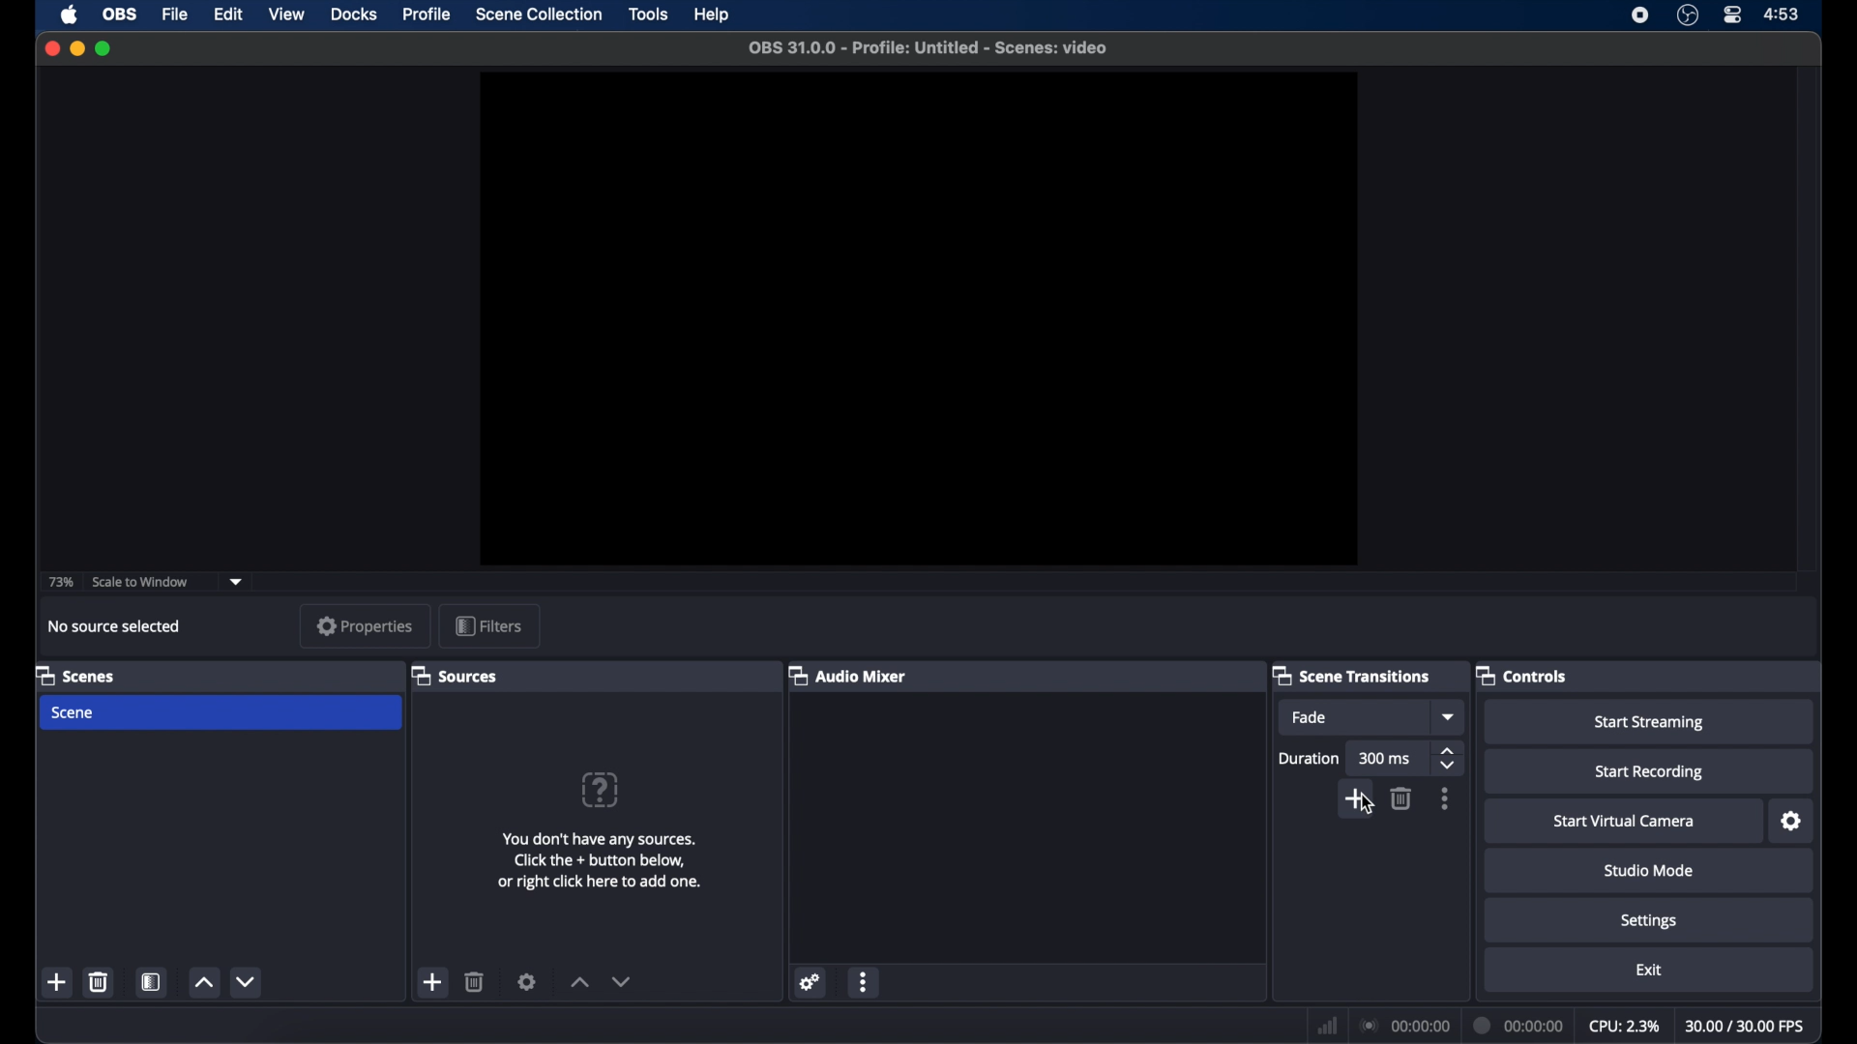 The width and height of the screenshot is (1857, 1044). Describe the element at coordinates (59, 583) in the screenshot. I see `73%` at that location.